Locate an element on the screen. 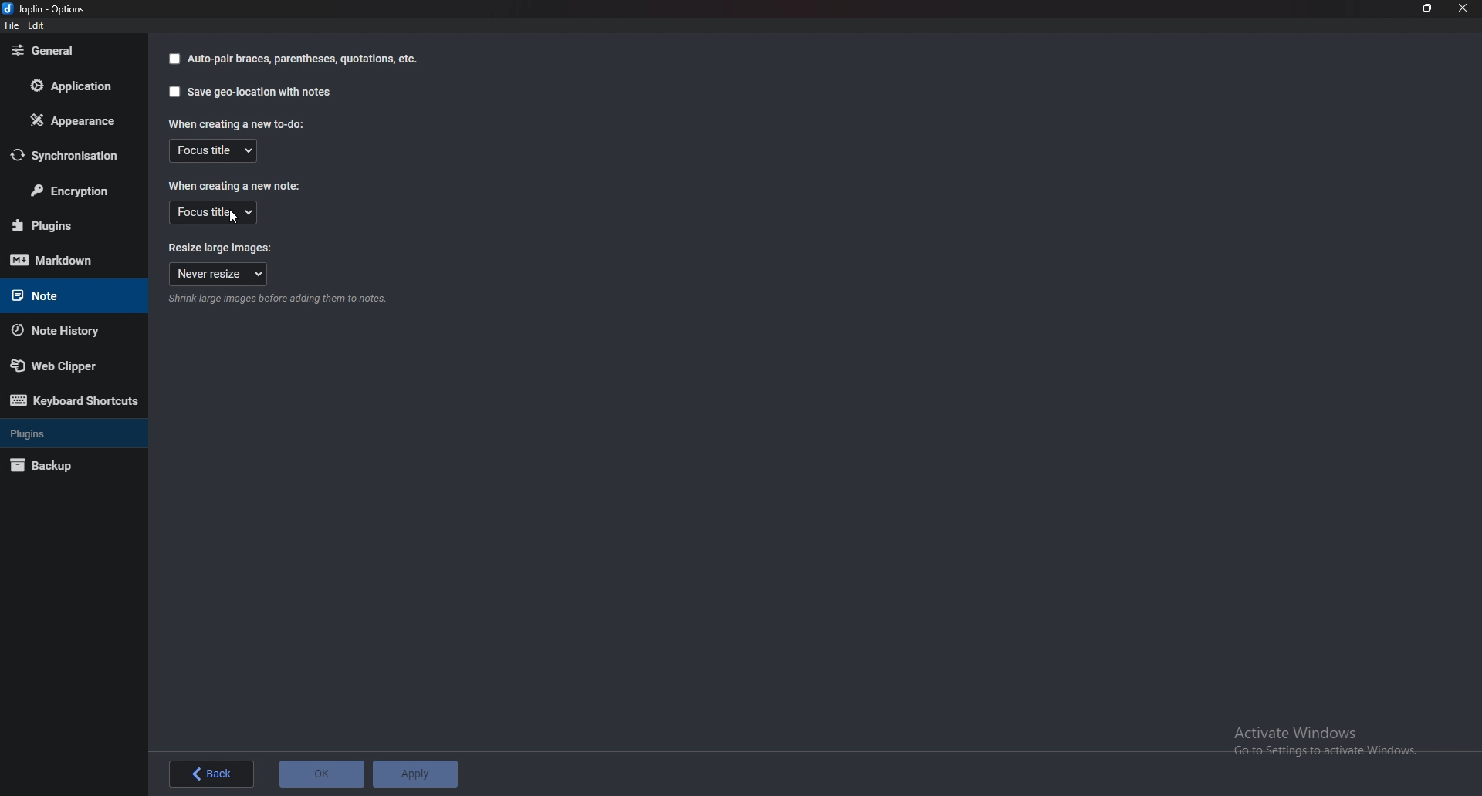 This screenshot has height=796, width=1482. Activate Windows
Go to Settings to activate Windows. is located at coordinates (1327, 740).